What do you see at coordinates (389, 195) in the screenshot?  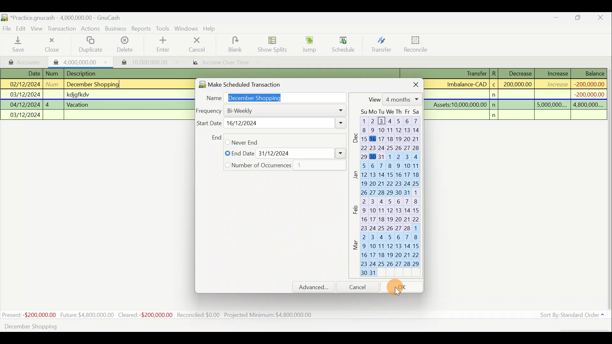 I see `Calendar` at bounding box center [389, 195].